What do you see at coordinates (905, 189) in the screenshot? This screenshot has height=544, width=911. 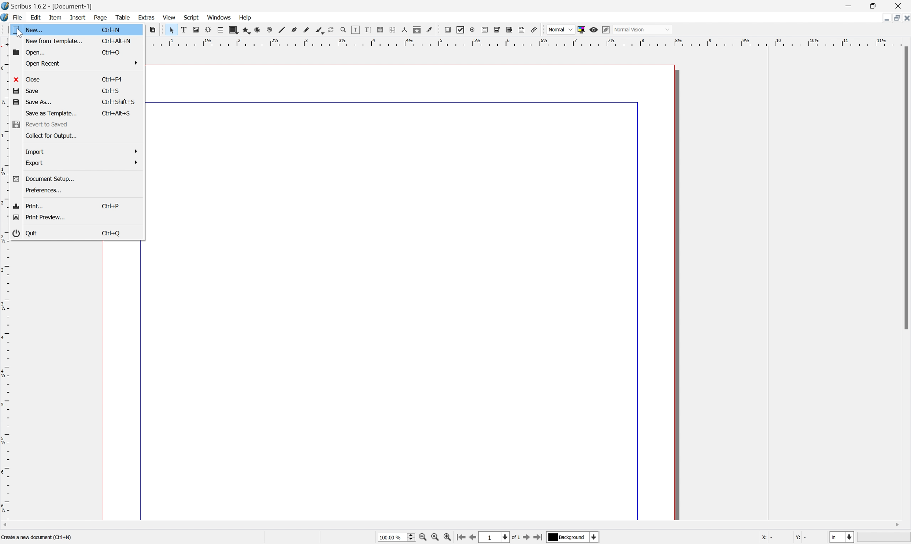 I see `Scroll bar` at bounding box center [905, 189].